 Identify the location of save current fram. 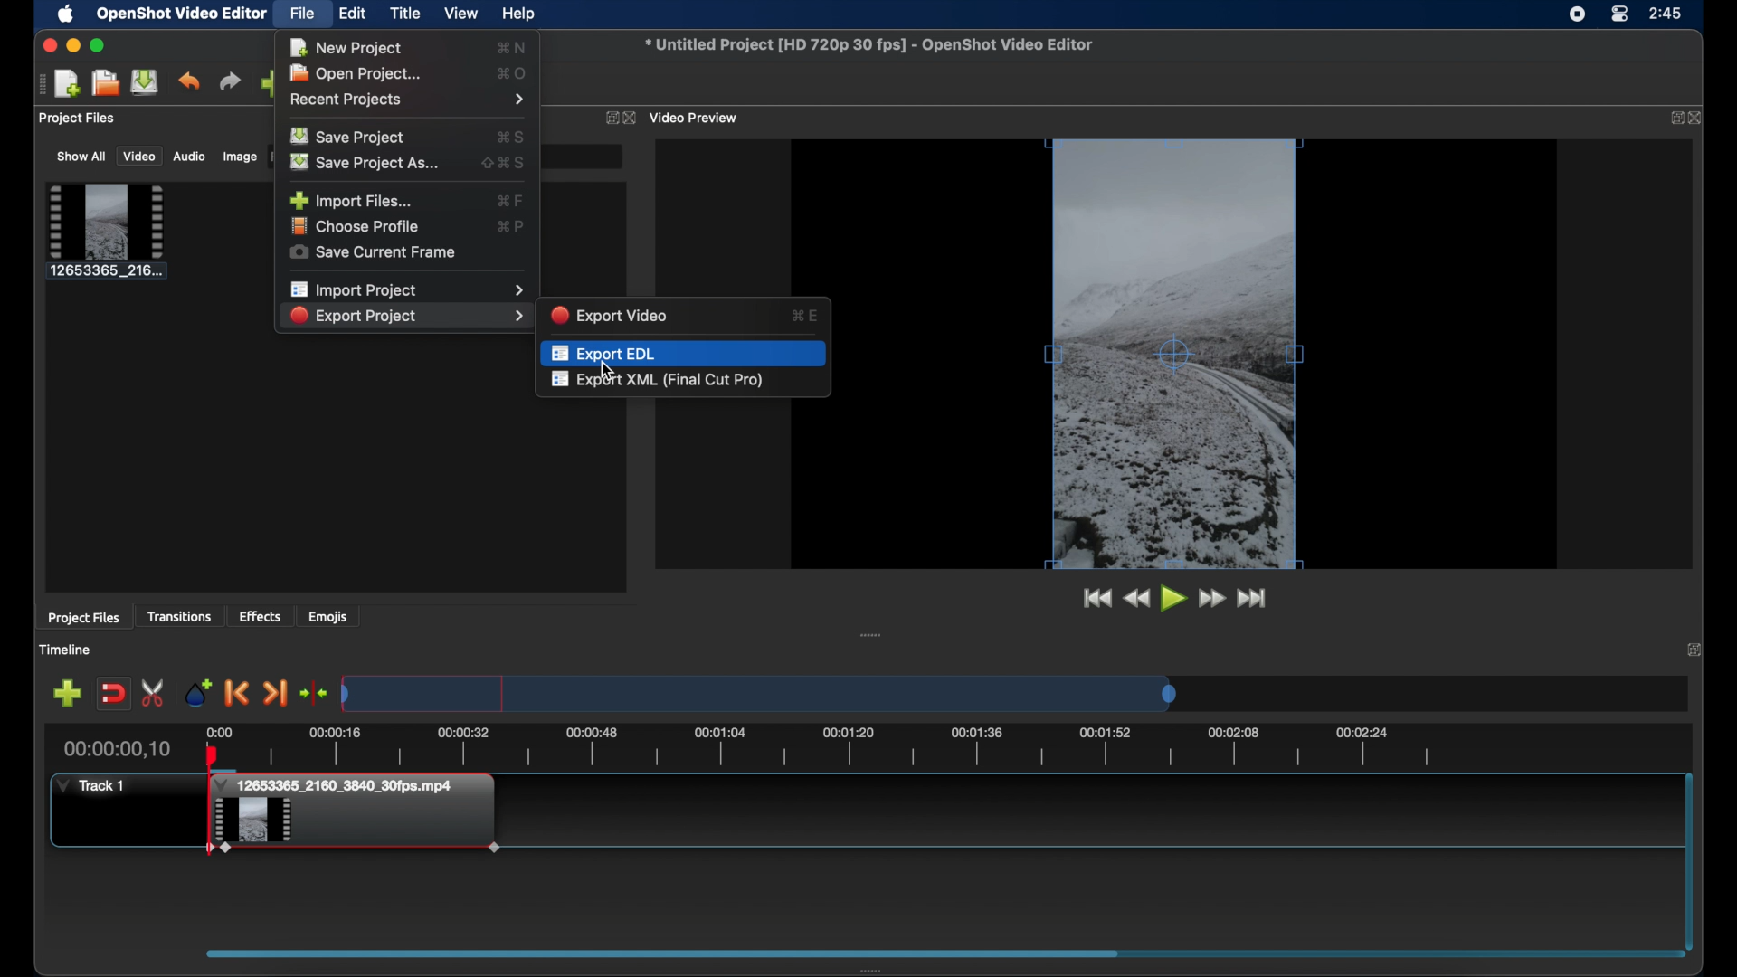
(374, 253).